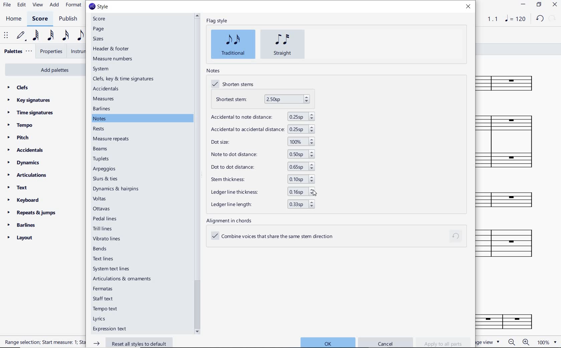 Image resolution: width=561 pixels, height=348 pixels. I want to click on rests, so click(99, 128).